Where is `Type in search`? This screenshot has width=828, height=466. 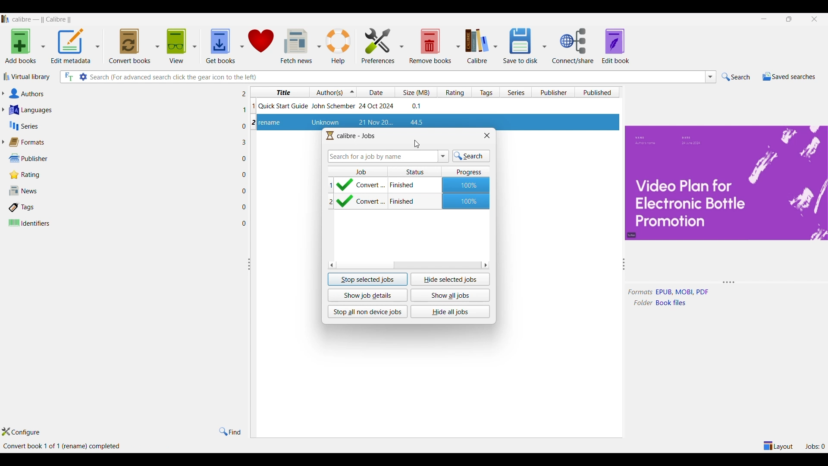 Type in search is located at coordinates (397, 77).